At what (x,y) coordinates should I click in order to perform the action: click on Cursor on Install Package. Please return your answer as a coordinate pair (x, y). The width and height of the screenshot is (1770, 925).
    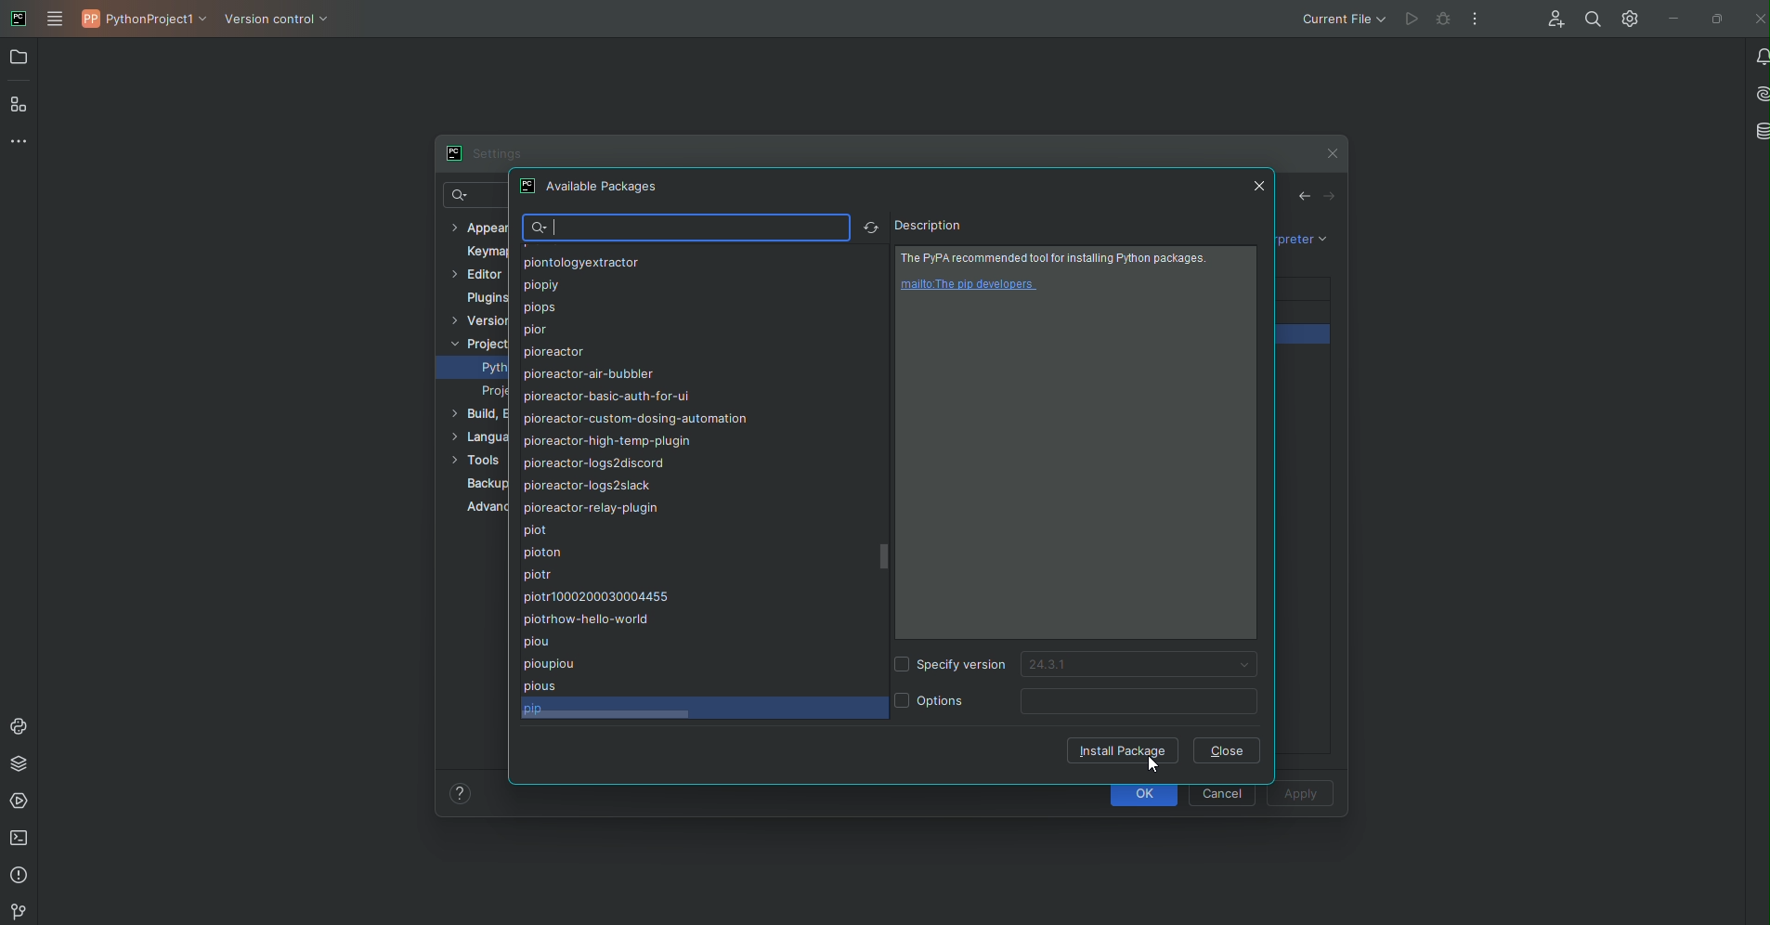
    Looking at the image, I should click on (1152, 765).